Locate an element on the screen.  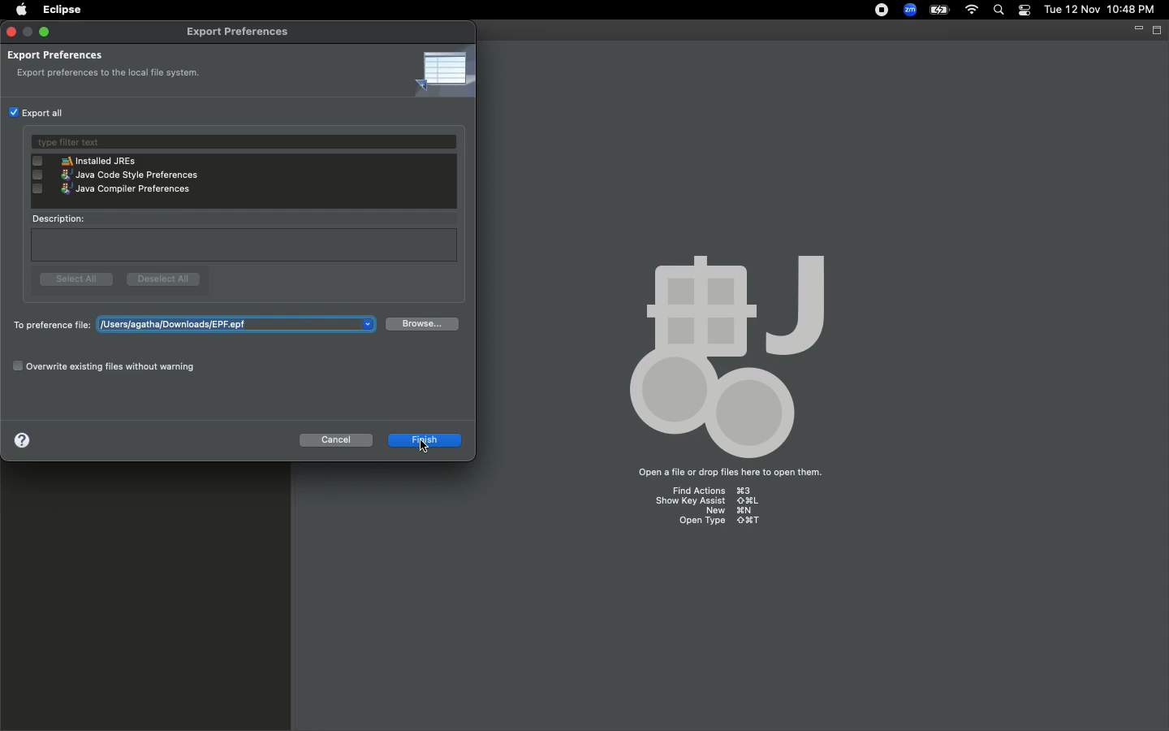
minimize is located at coordinates (28, 33).